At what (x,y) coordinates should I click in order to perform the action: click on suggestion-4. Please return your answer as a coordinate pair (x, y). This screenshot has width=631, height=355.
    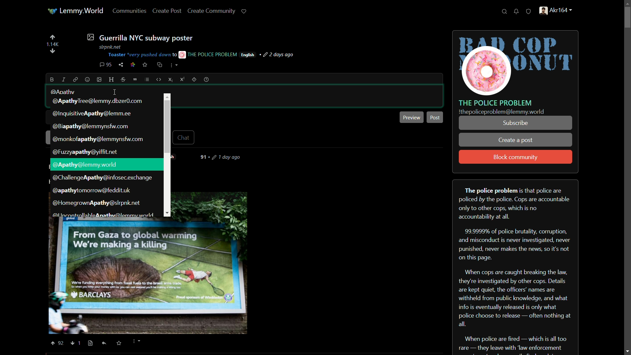
    Looking at the image, I should click on (99, 139).